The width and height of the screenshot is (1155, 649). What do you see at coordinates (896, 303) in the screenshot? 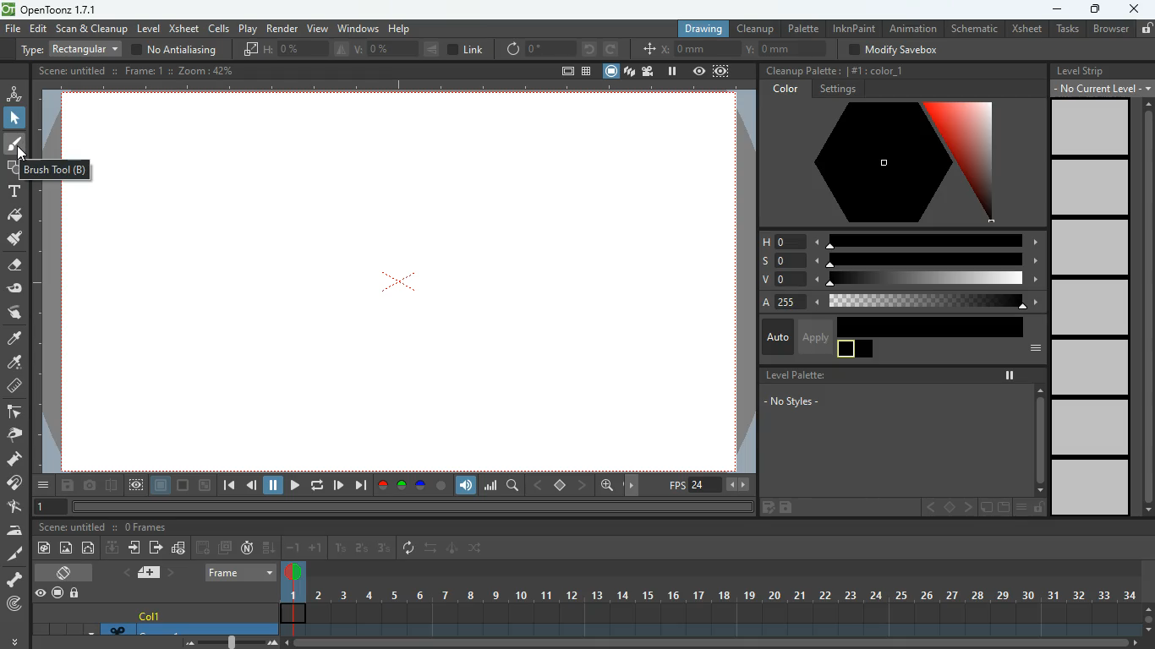
I see `a` at bounding box center [896, 303].